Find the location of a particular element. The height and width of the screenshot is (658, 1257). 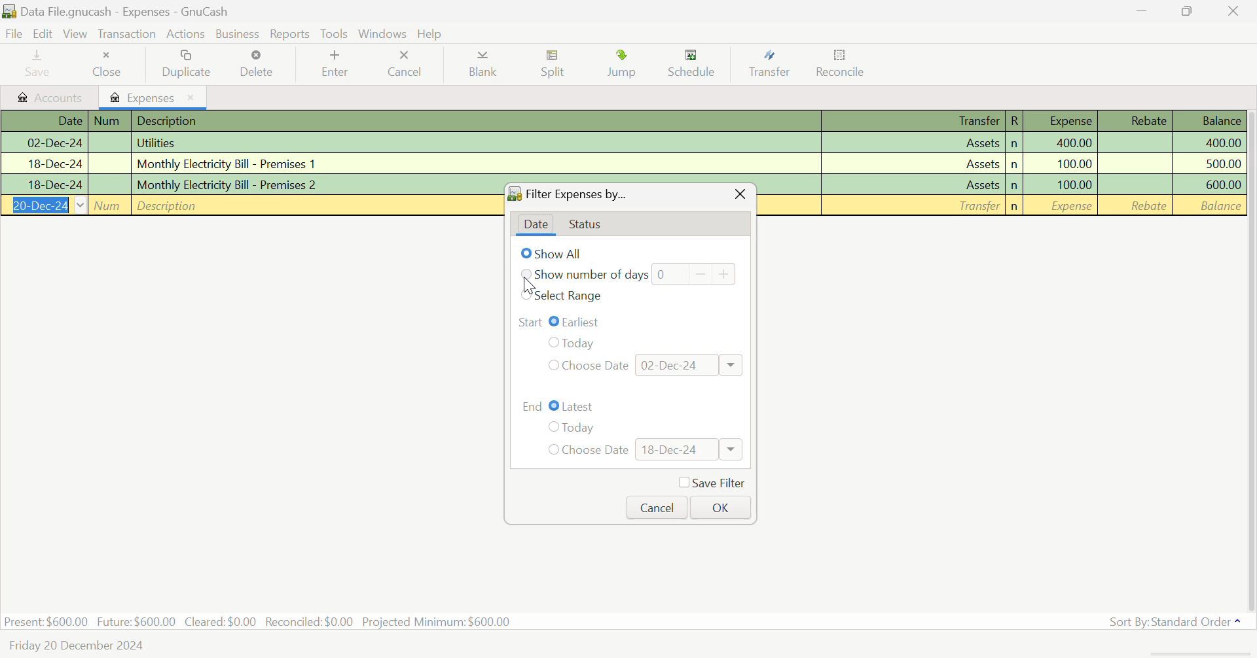

Business is located at coordinates (238, 34).